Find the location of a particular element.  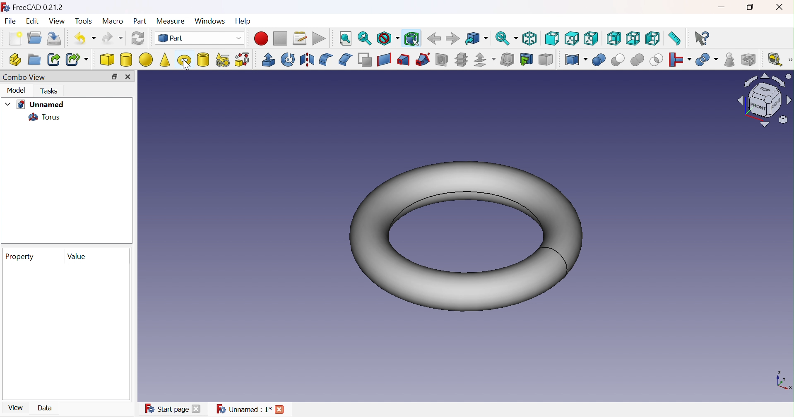

Minimize is located at coordinates (723, 7).